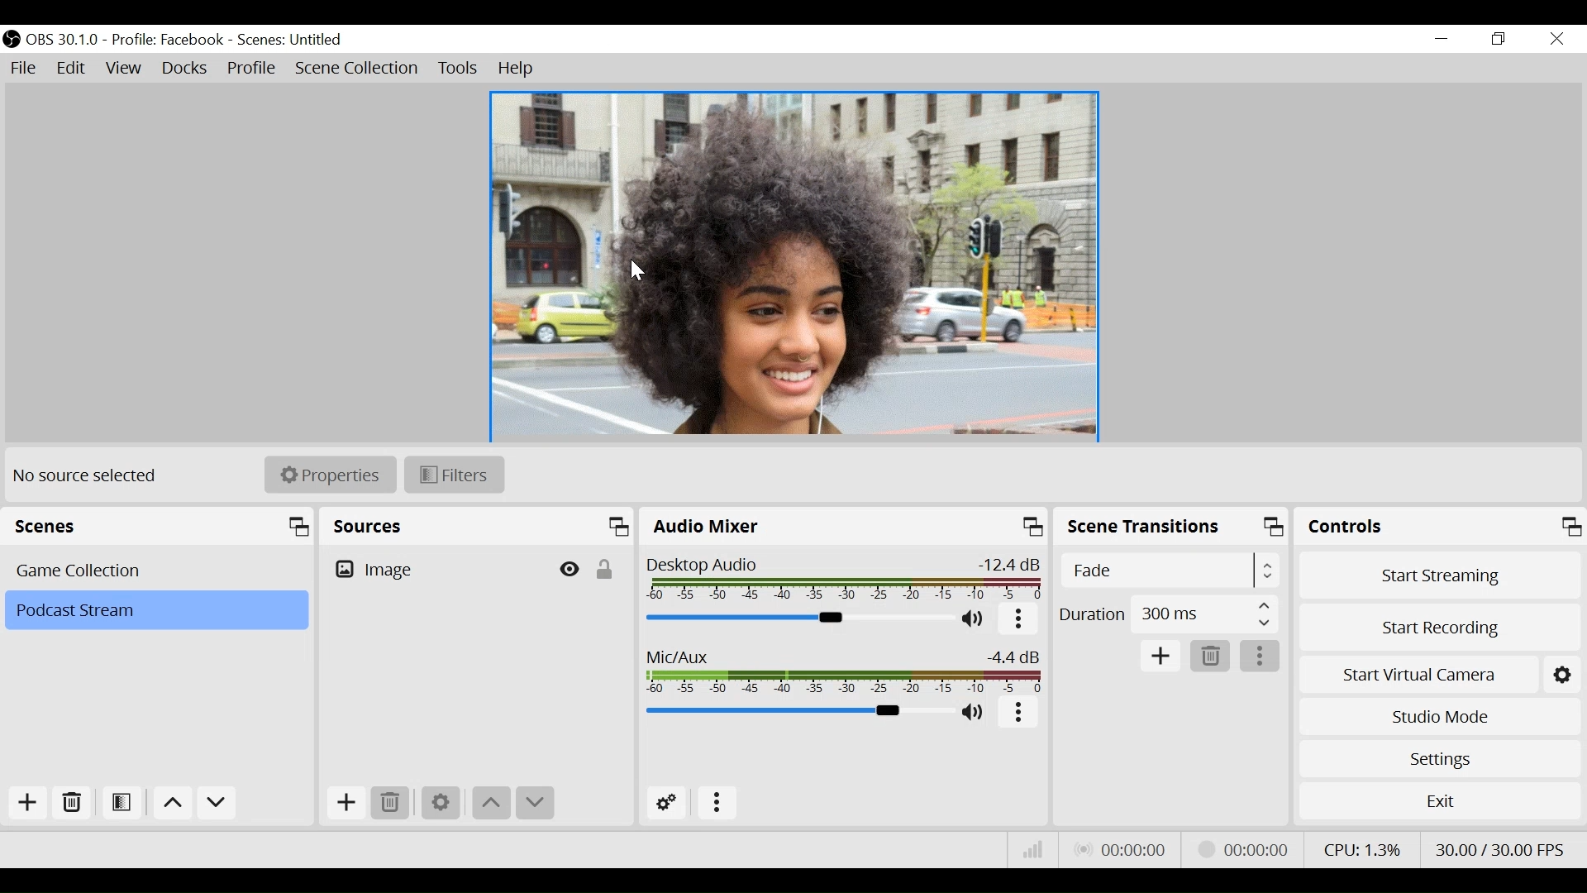 The height and width of the screenshot is (893, 1587). I want to click on OBS Studio Desktop Icon, so click(11, 39).